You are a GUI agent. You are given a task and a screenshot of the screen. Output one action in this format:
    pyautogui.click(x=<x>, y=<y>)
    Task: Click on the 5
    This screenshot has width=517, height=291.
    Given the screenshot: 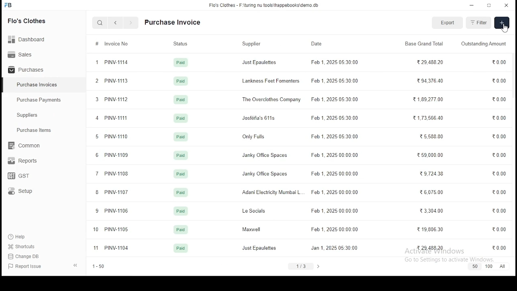 What is the action you would take?
    pyautogui.click(x=97, y=137)
    